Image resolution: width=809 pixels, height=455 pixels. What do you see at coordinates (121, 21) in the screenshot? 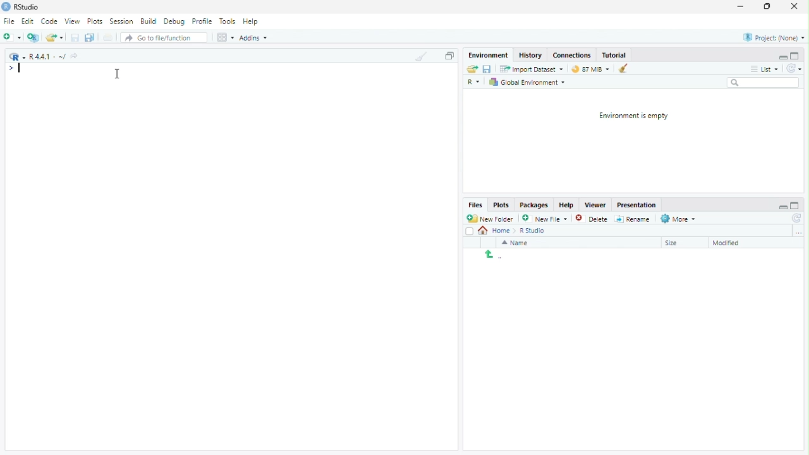
I see `Session` at bounding box center [121, 21].